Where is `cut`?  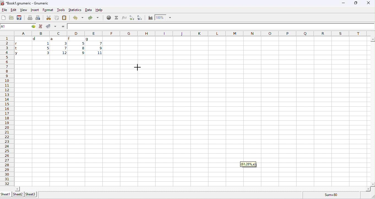
cut is located at coordinates (49, 18).